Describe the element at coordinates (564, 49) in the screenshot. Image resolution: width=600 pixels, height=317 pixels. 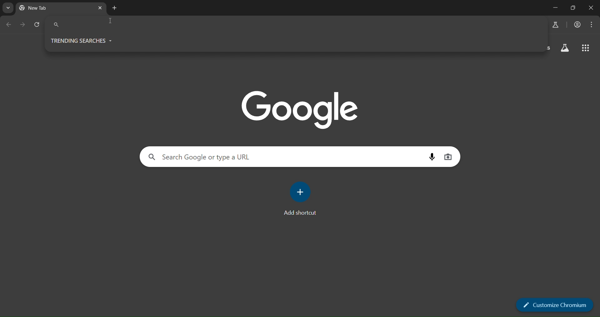
I see `search labs` at that location.